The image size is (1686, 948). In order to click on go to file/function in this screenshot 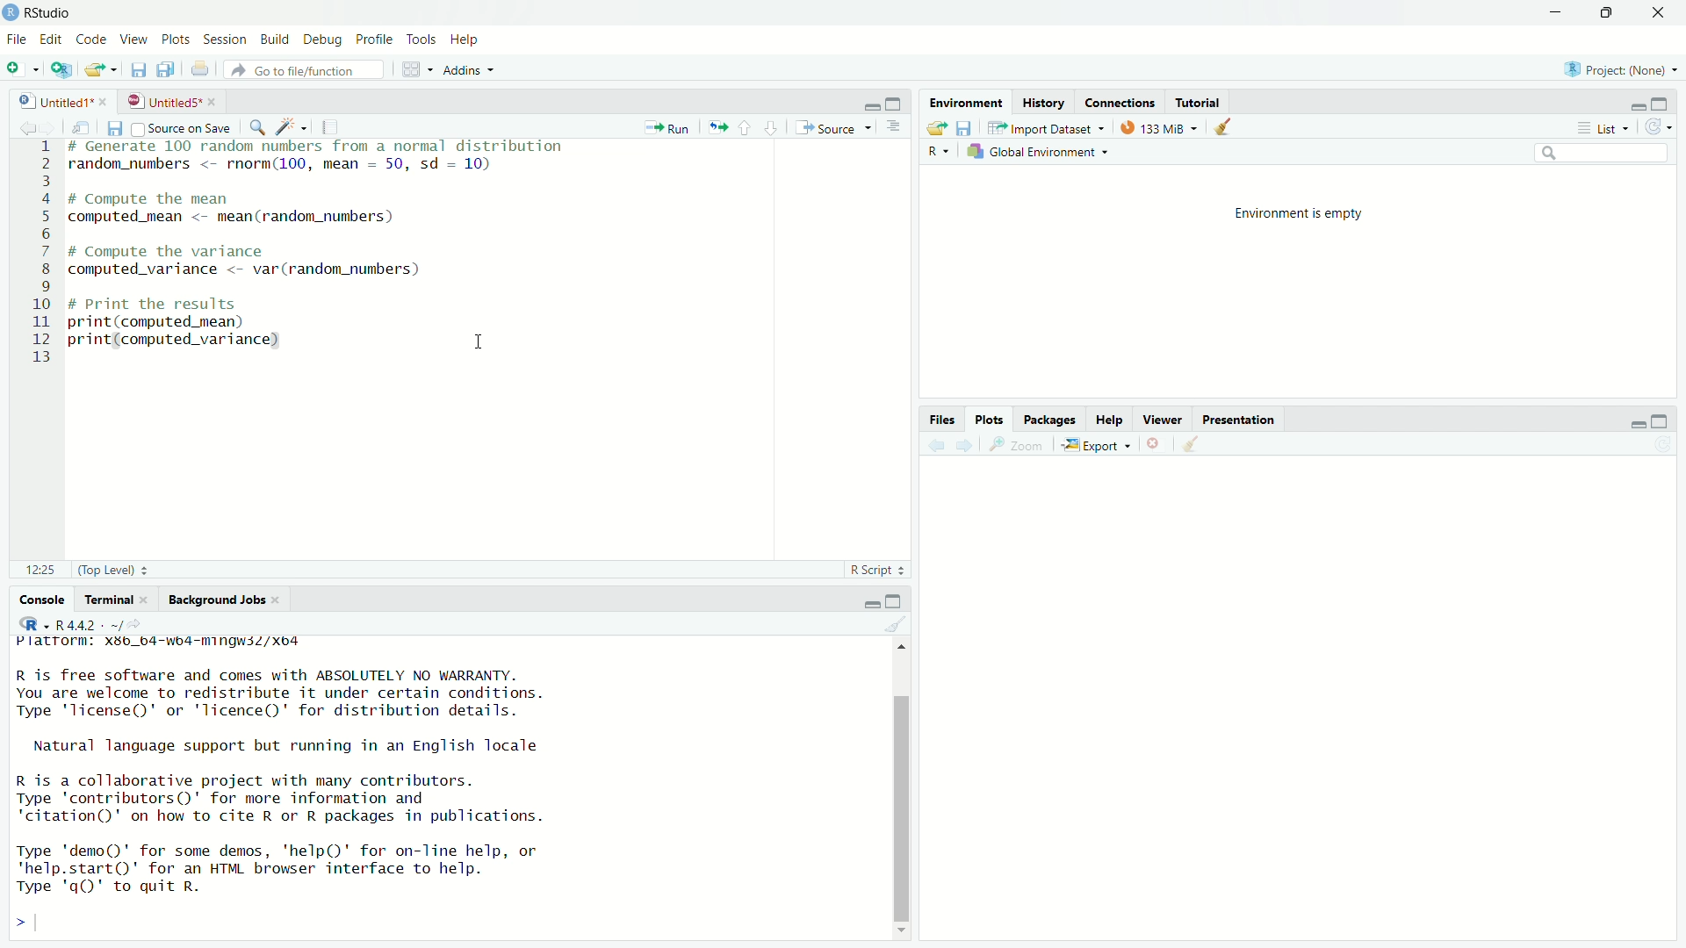, I will do `click(310, 70)`.